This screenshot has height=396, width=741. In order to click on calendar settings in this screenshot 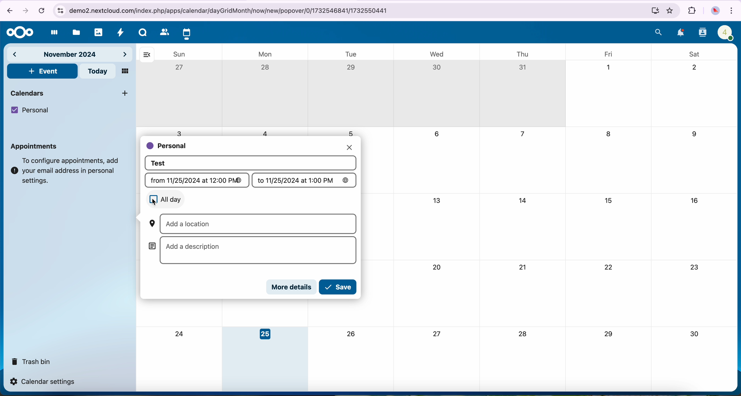, I will do `click(44, 382)`.